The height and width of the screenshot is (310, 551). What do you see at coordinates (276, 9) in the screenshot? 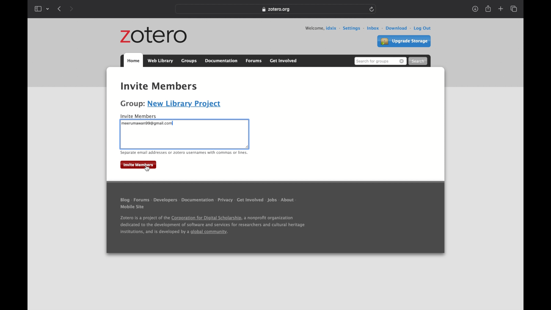
I see `Zotero.org` at bounding box center [276, 9].